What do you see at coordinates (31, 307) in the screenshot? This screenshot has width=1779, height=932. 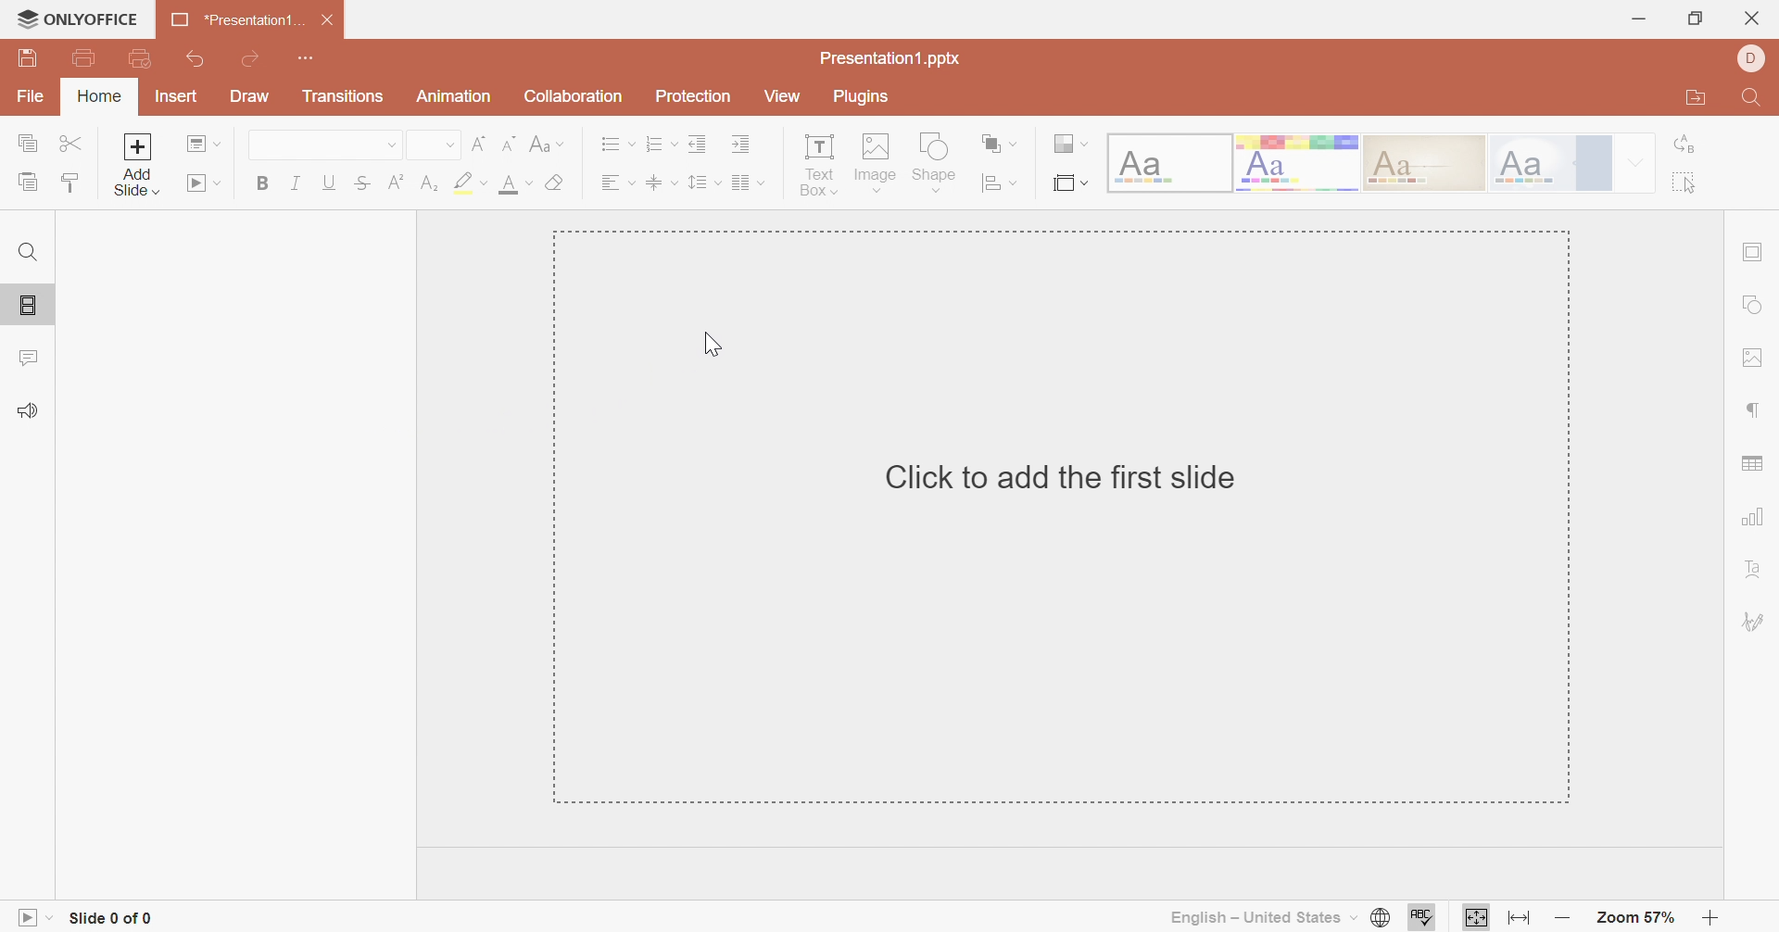 I see `Slides` at bounding box center [31, 307].